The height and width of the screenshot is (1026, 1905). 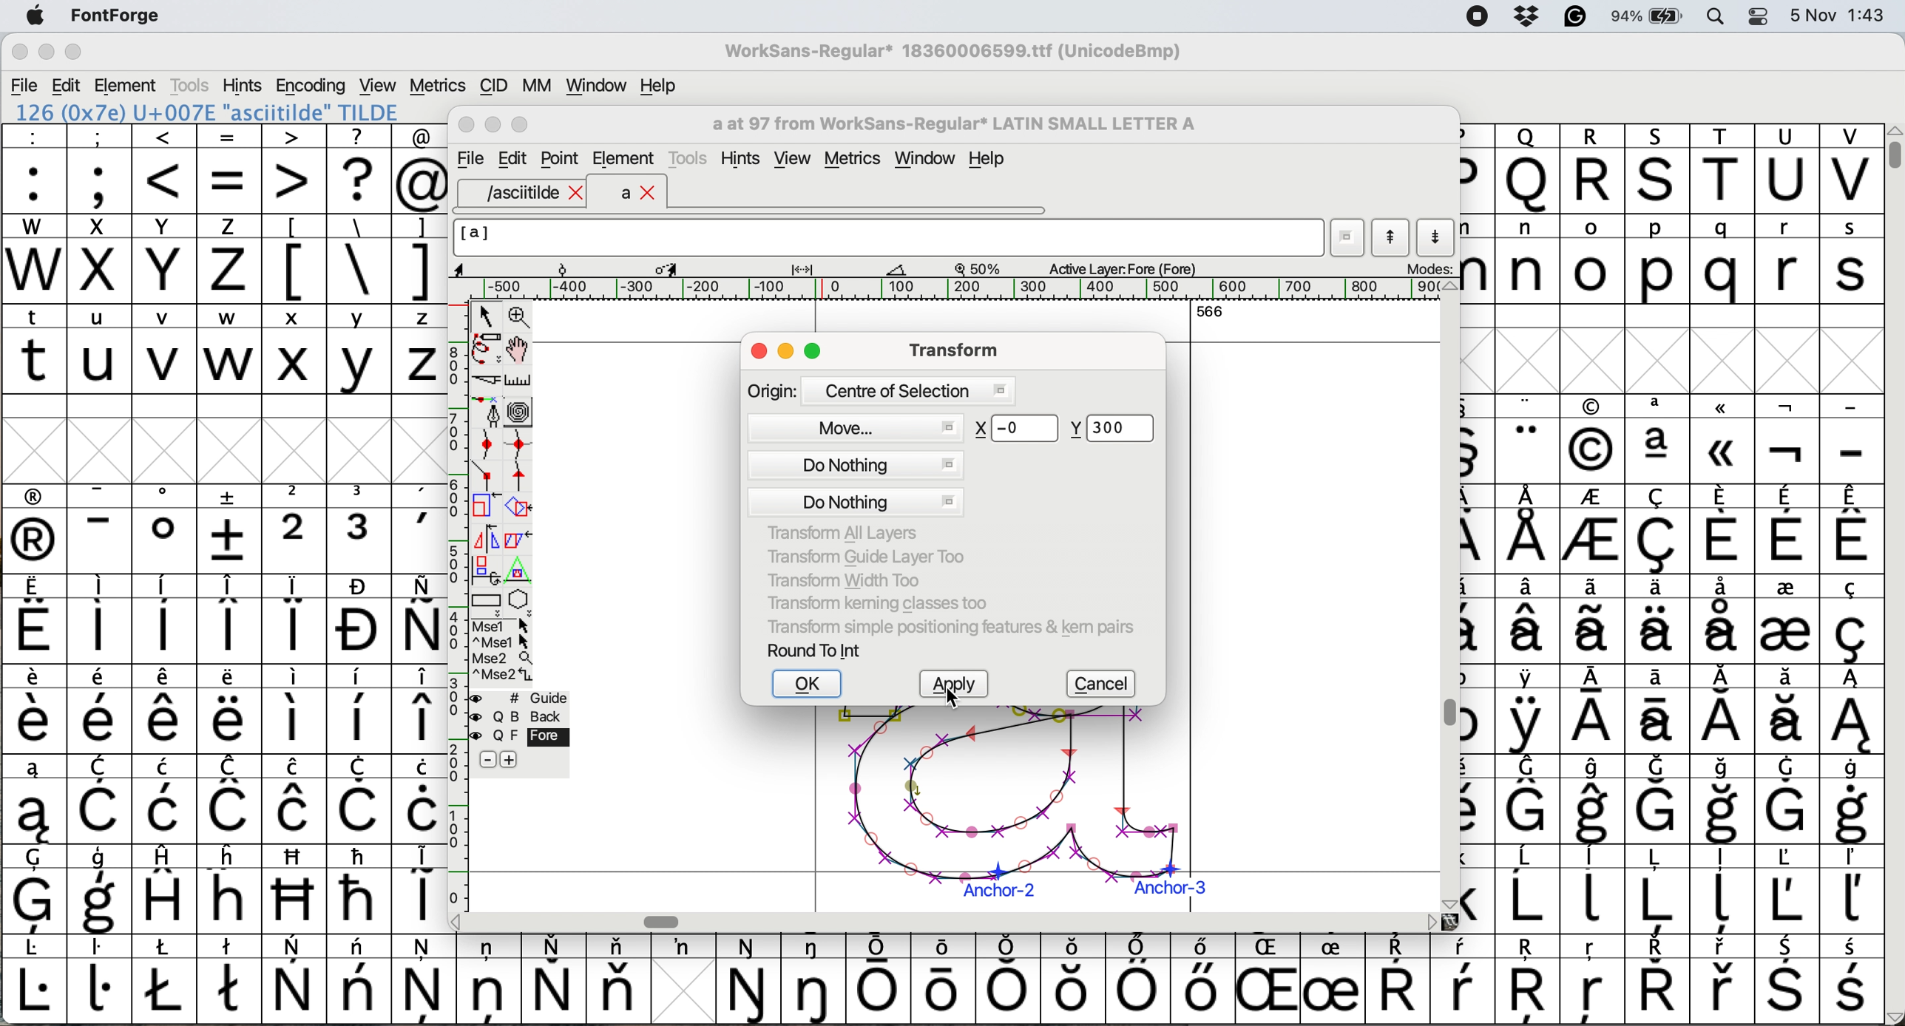 What do you see at coordinates (1838, 13) in the screenshot?
I see `date and time` at bounding box center [1838, 13].